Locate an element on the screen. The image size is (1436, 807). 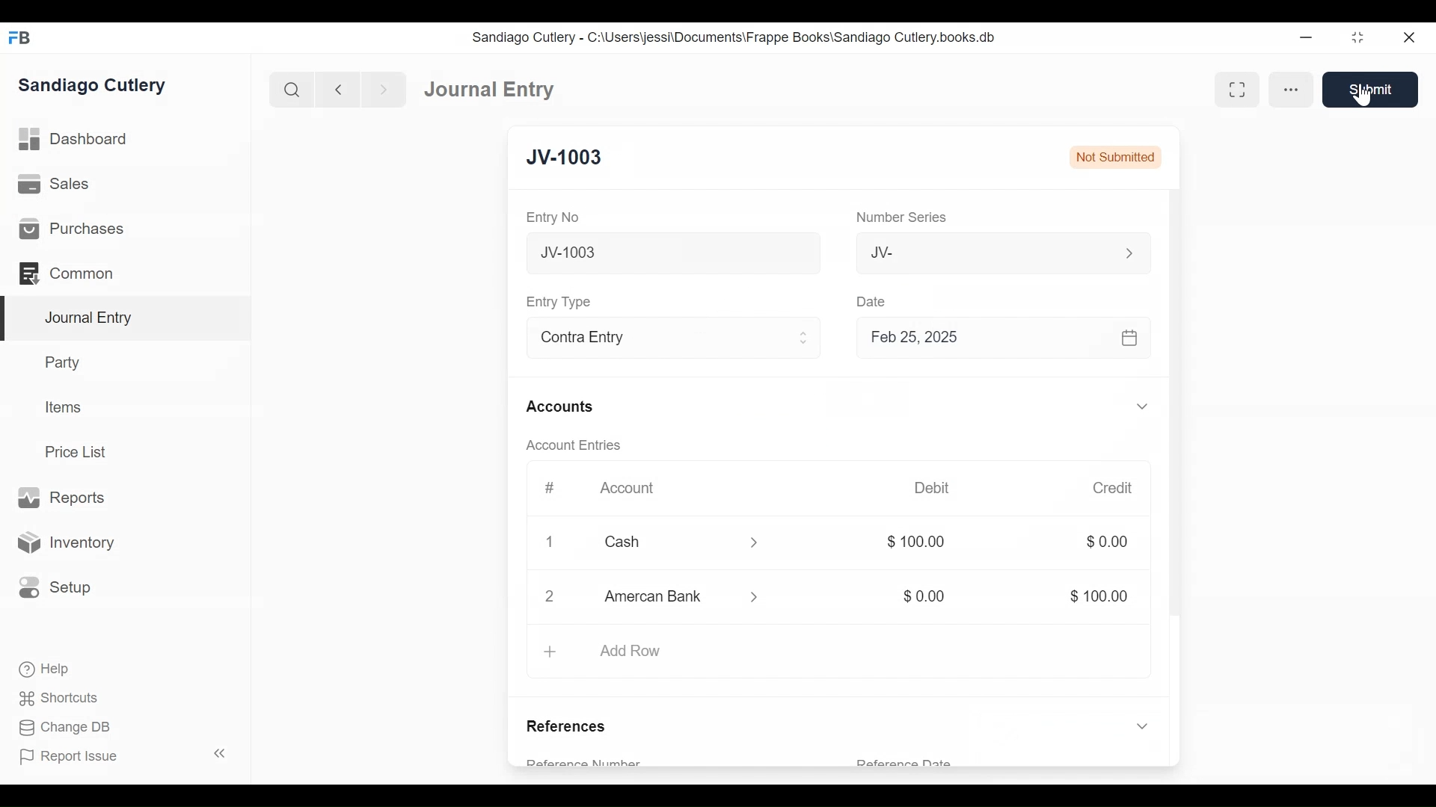
Vertical Scroll bar is located at coordinates (1178, 427).